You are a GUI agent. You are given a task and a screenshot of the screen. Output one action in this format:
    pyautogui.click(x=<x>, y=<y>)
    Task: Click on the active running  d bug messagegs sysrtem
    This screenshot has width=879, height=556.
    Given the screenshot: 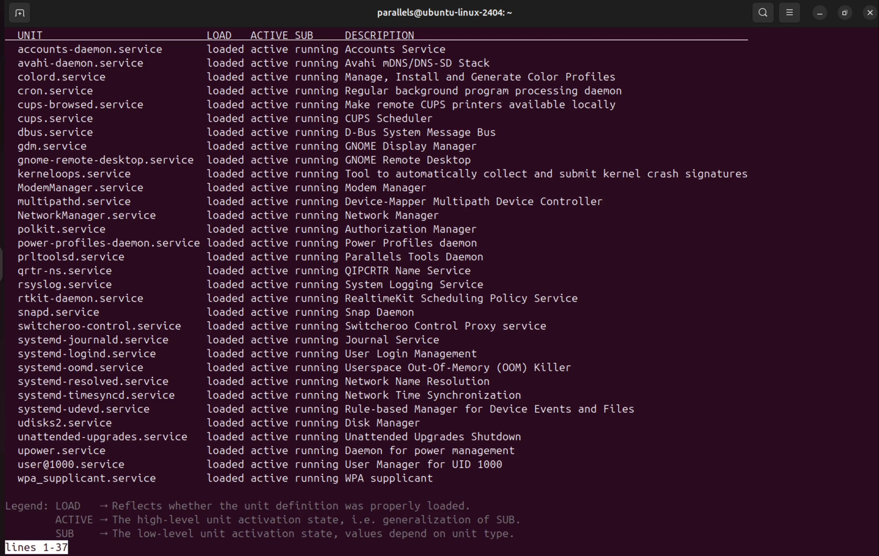 What is the action you would take?
    pyautogui.click(x=396, y=133)
    